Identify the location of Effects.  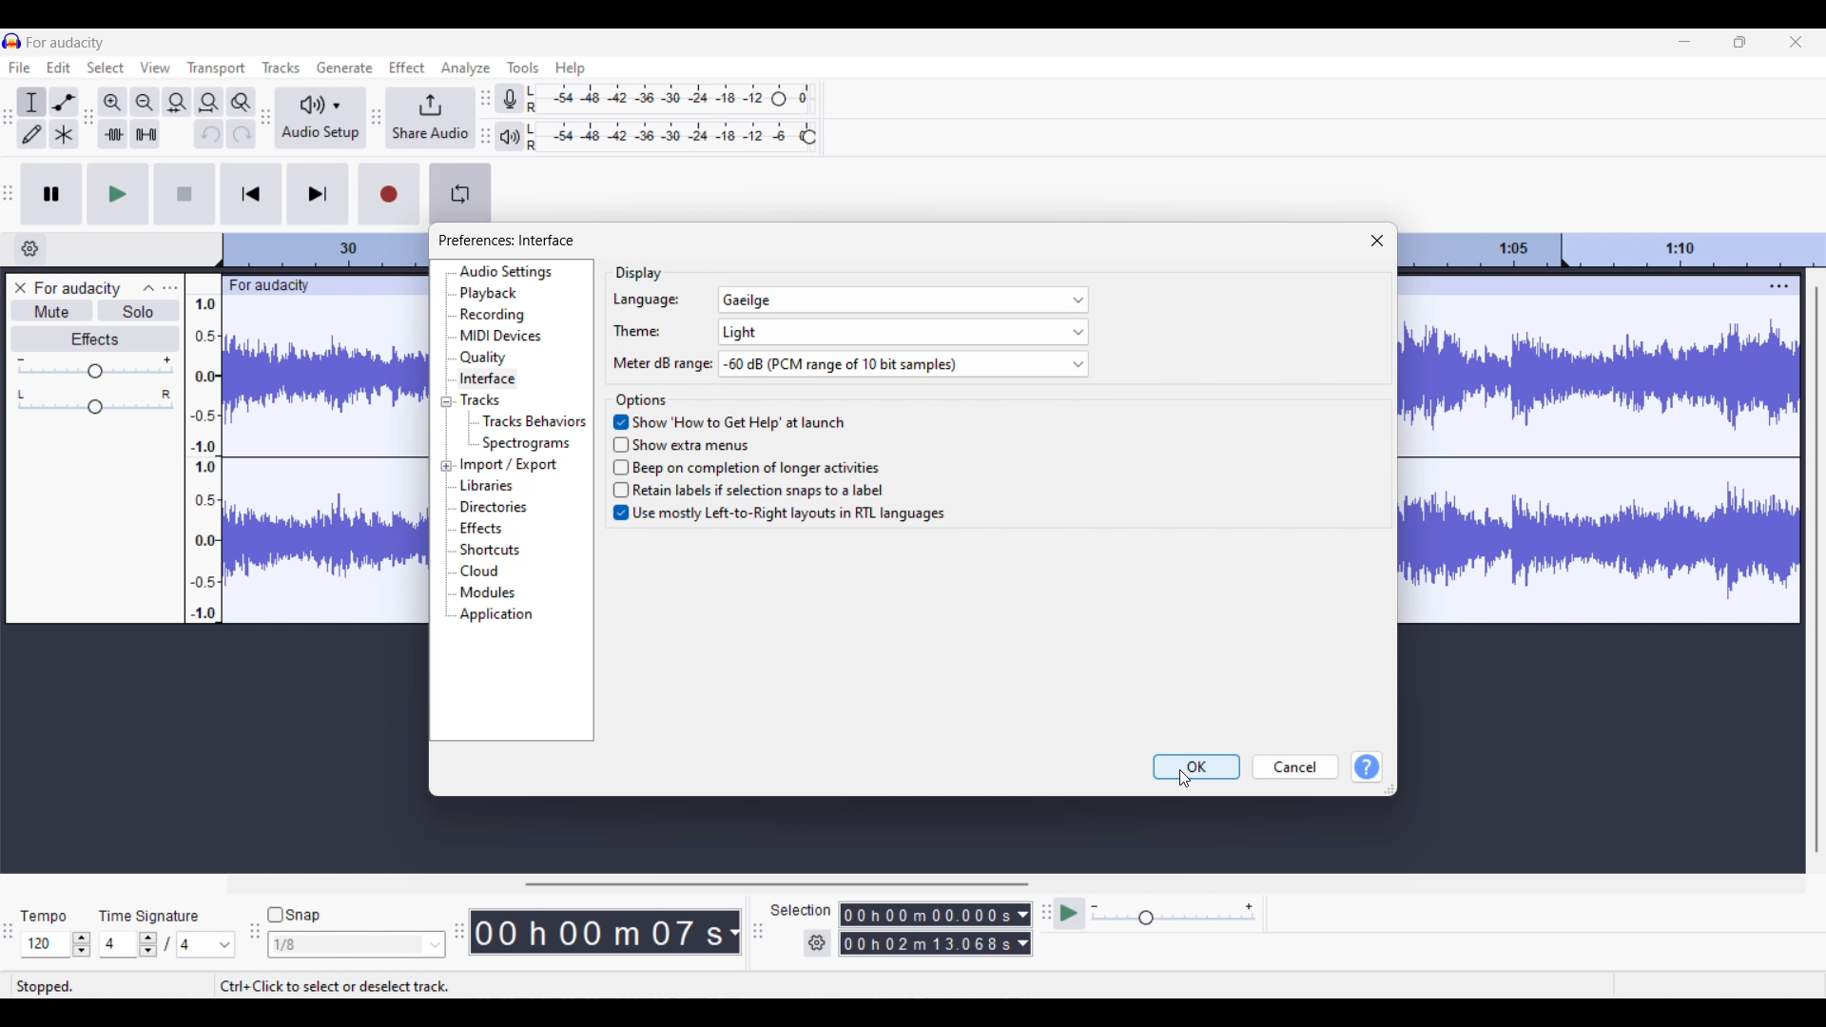
(480, 528).